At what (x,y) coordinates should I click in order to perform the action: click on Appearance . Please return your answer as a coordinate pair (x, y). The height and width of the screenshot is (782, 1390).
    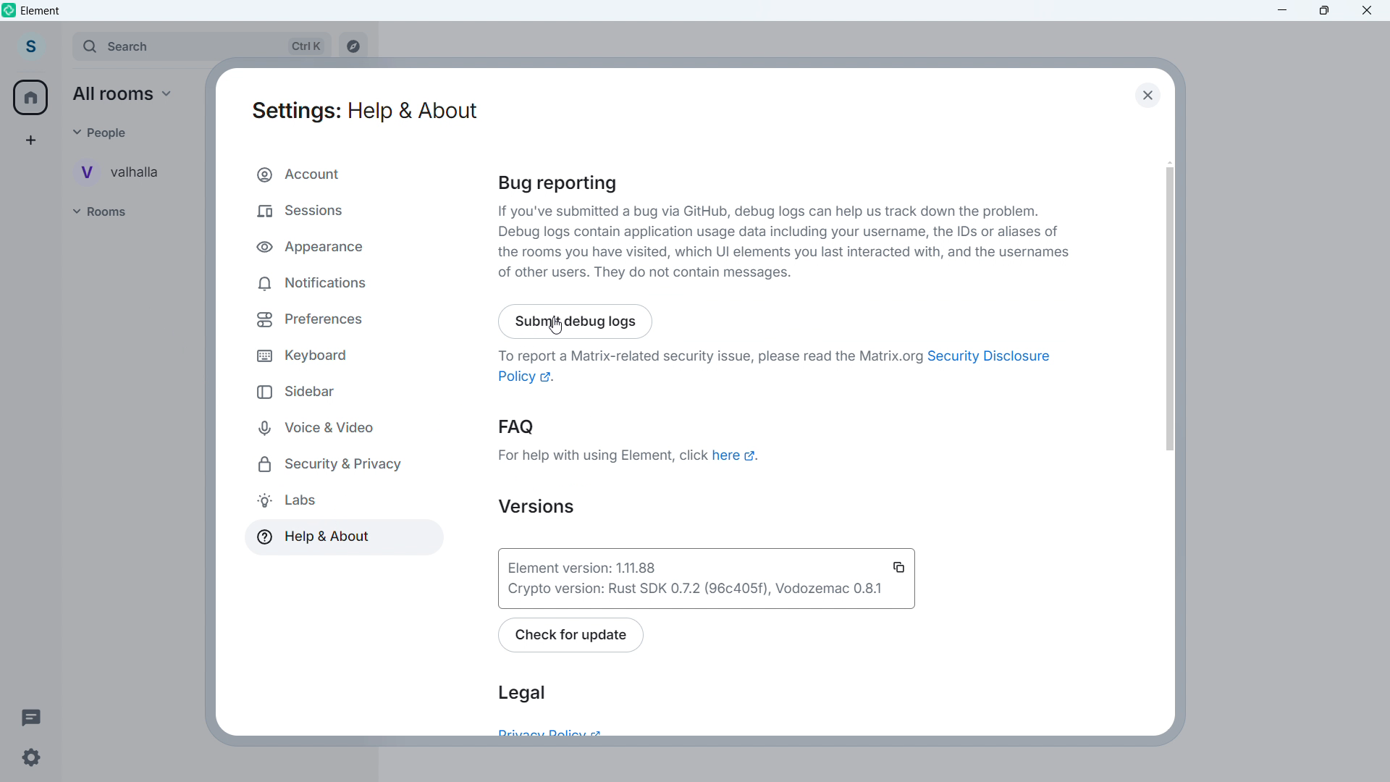
    Looking at the image, I should click on (330, 243).